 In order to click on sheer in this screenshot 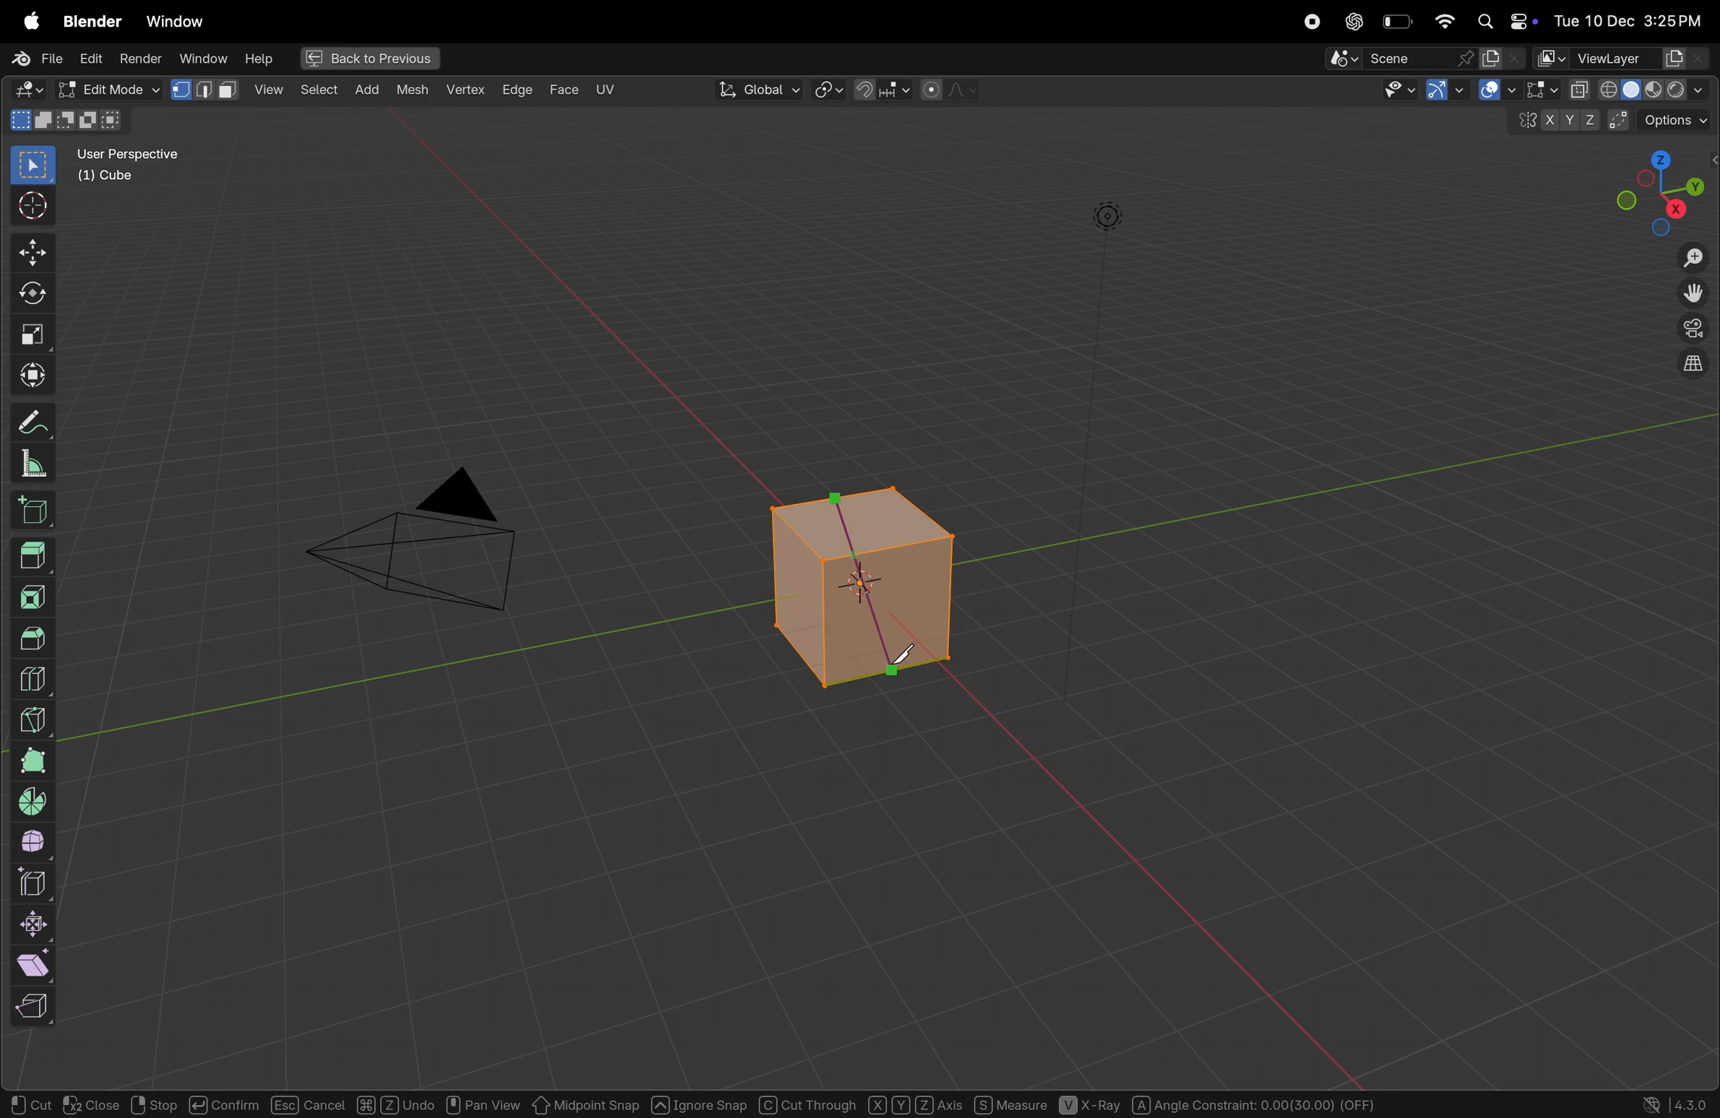, I will do `click(39, 964)`.